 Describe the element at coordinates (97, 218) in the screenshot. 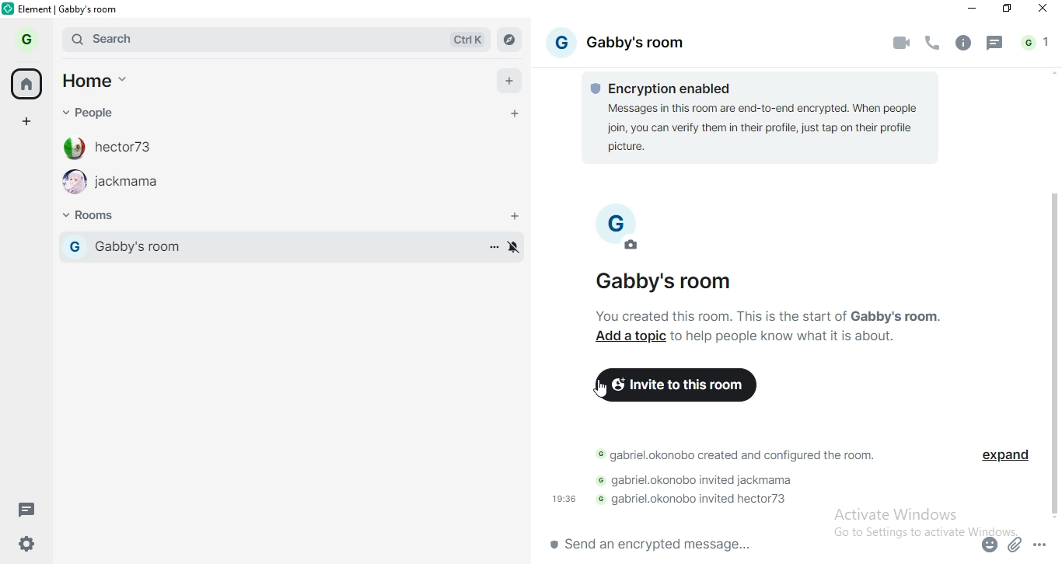

I see `rooms` at that location.